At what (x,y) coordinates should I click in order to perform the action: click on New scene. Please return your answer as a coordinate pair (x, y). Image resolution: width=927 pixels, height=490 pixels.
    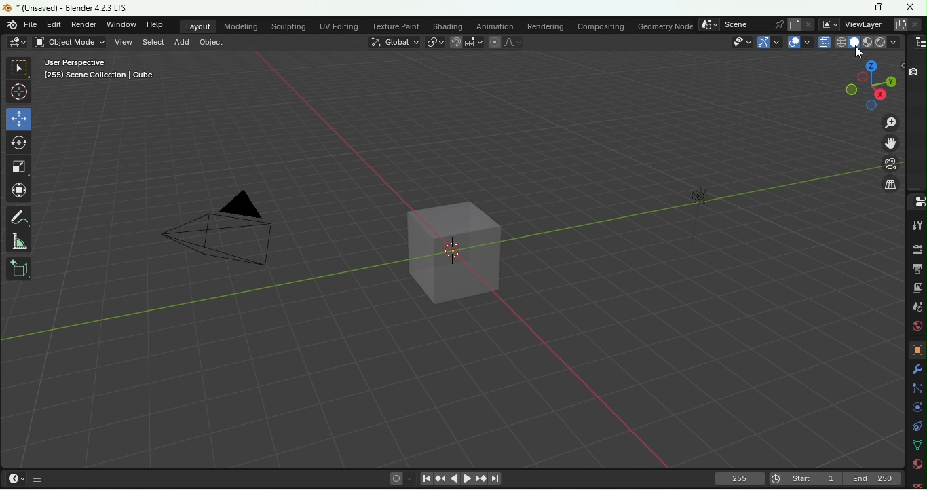
    Looking at the image, I should click on (793, 24).